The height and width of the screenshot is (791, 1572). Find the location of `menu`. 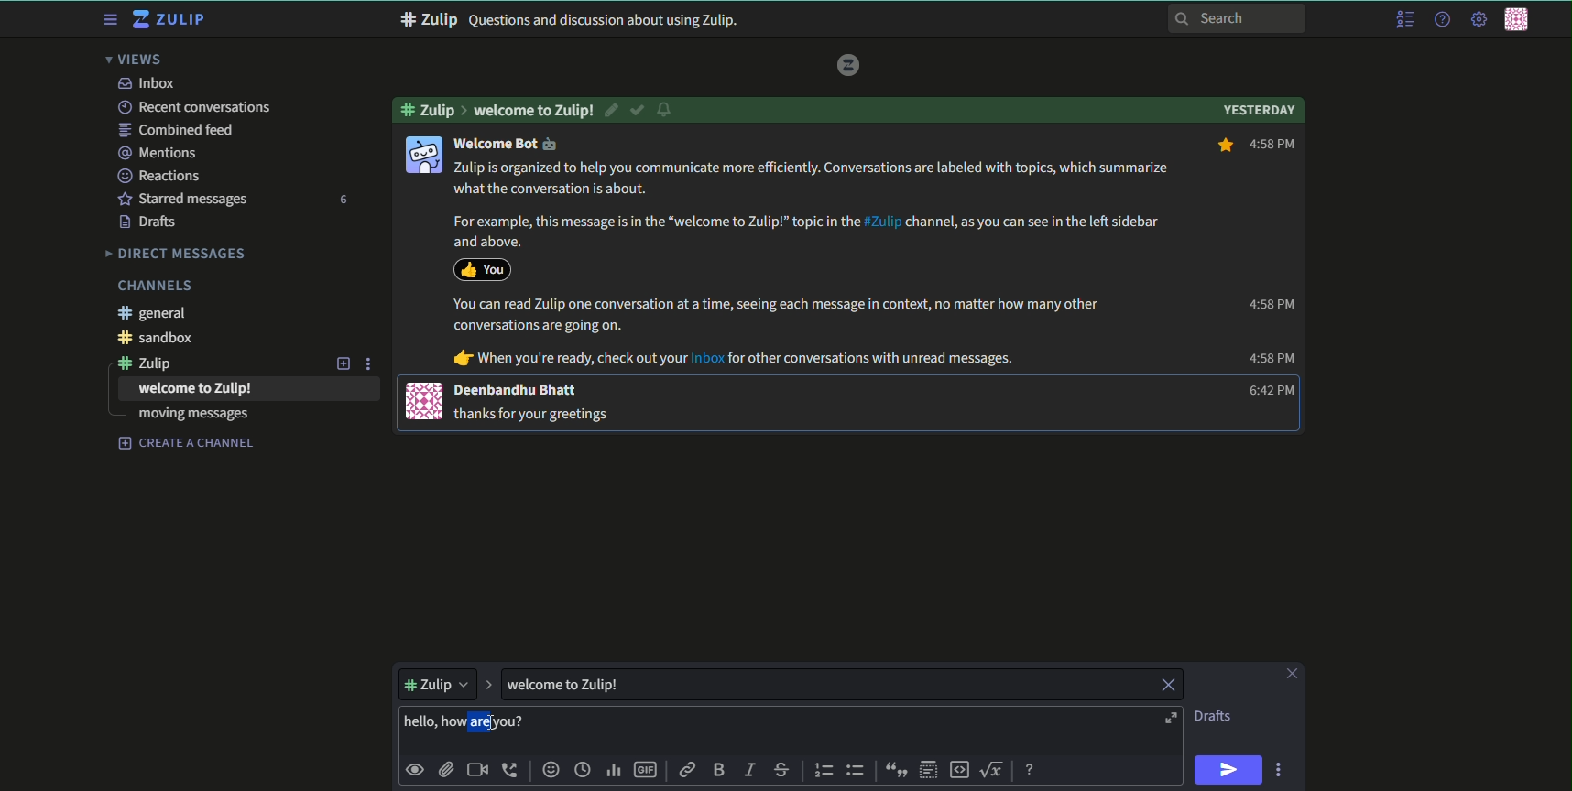

menu is located at coordinates (1403, 20).